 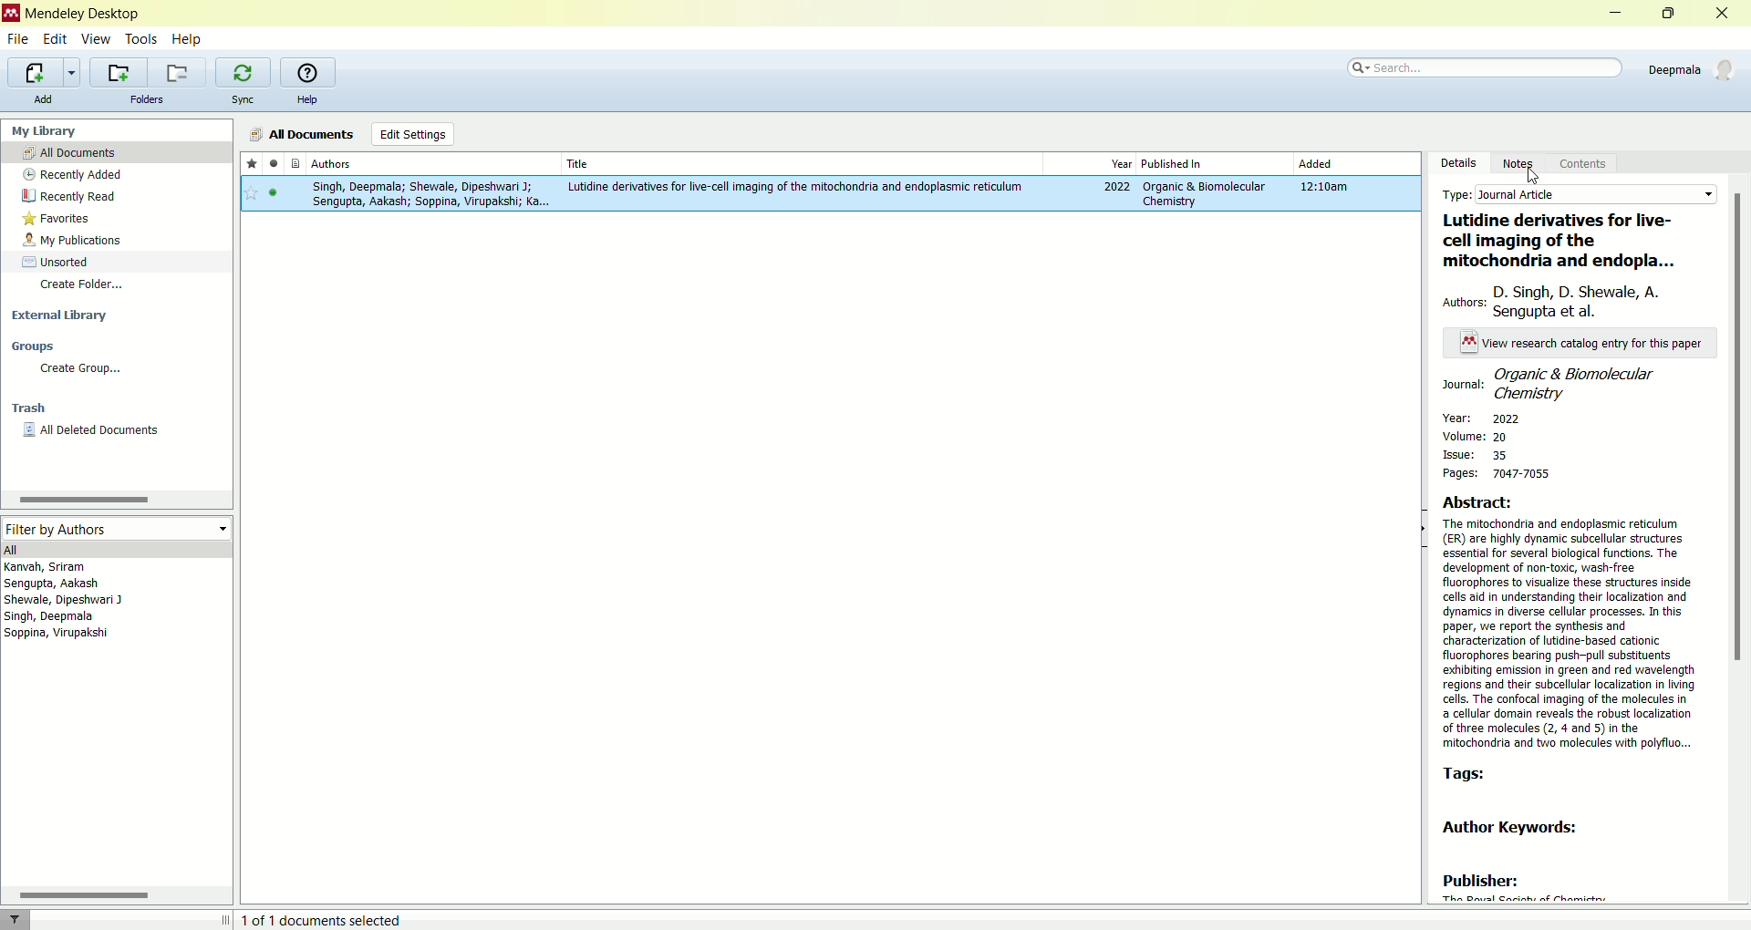 What do you see at coordinates (177, 73) in the screenshot?
I see `remove the current folder` at bounding box center [177, 73].